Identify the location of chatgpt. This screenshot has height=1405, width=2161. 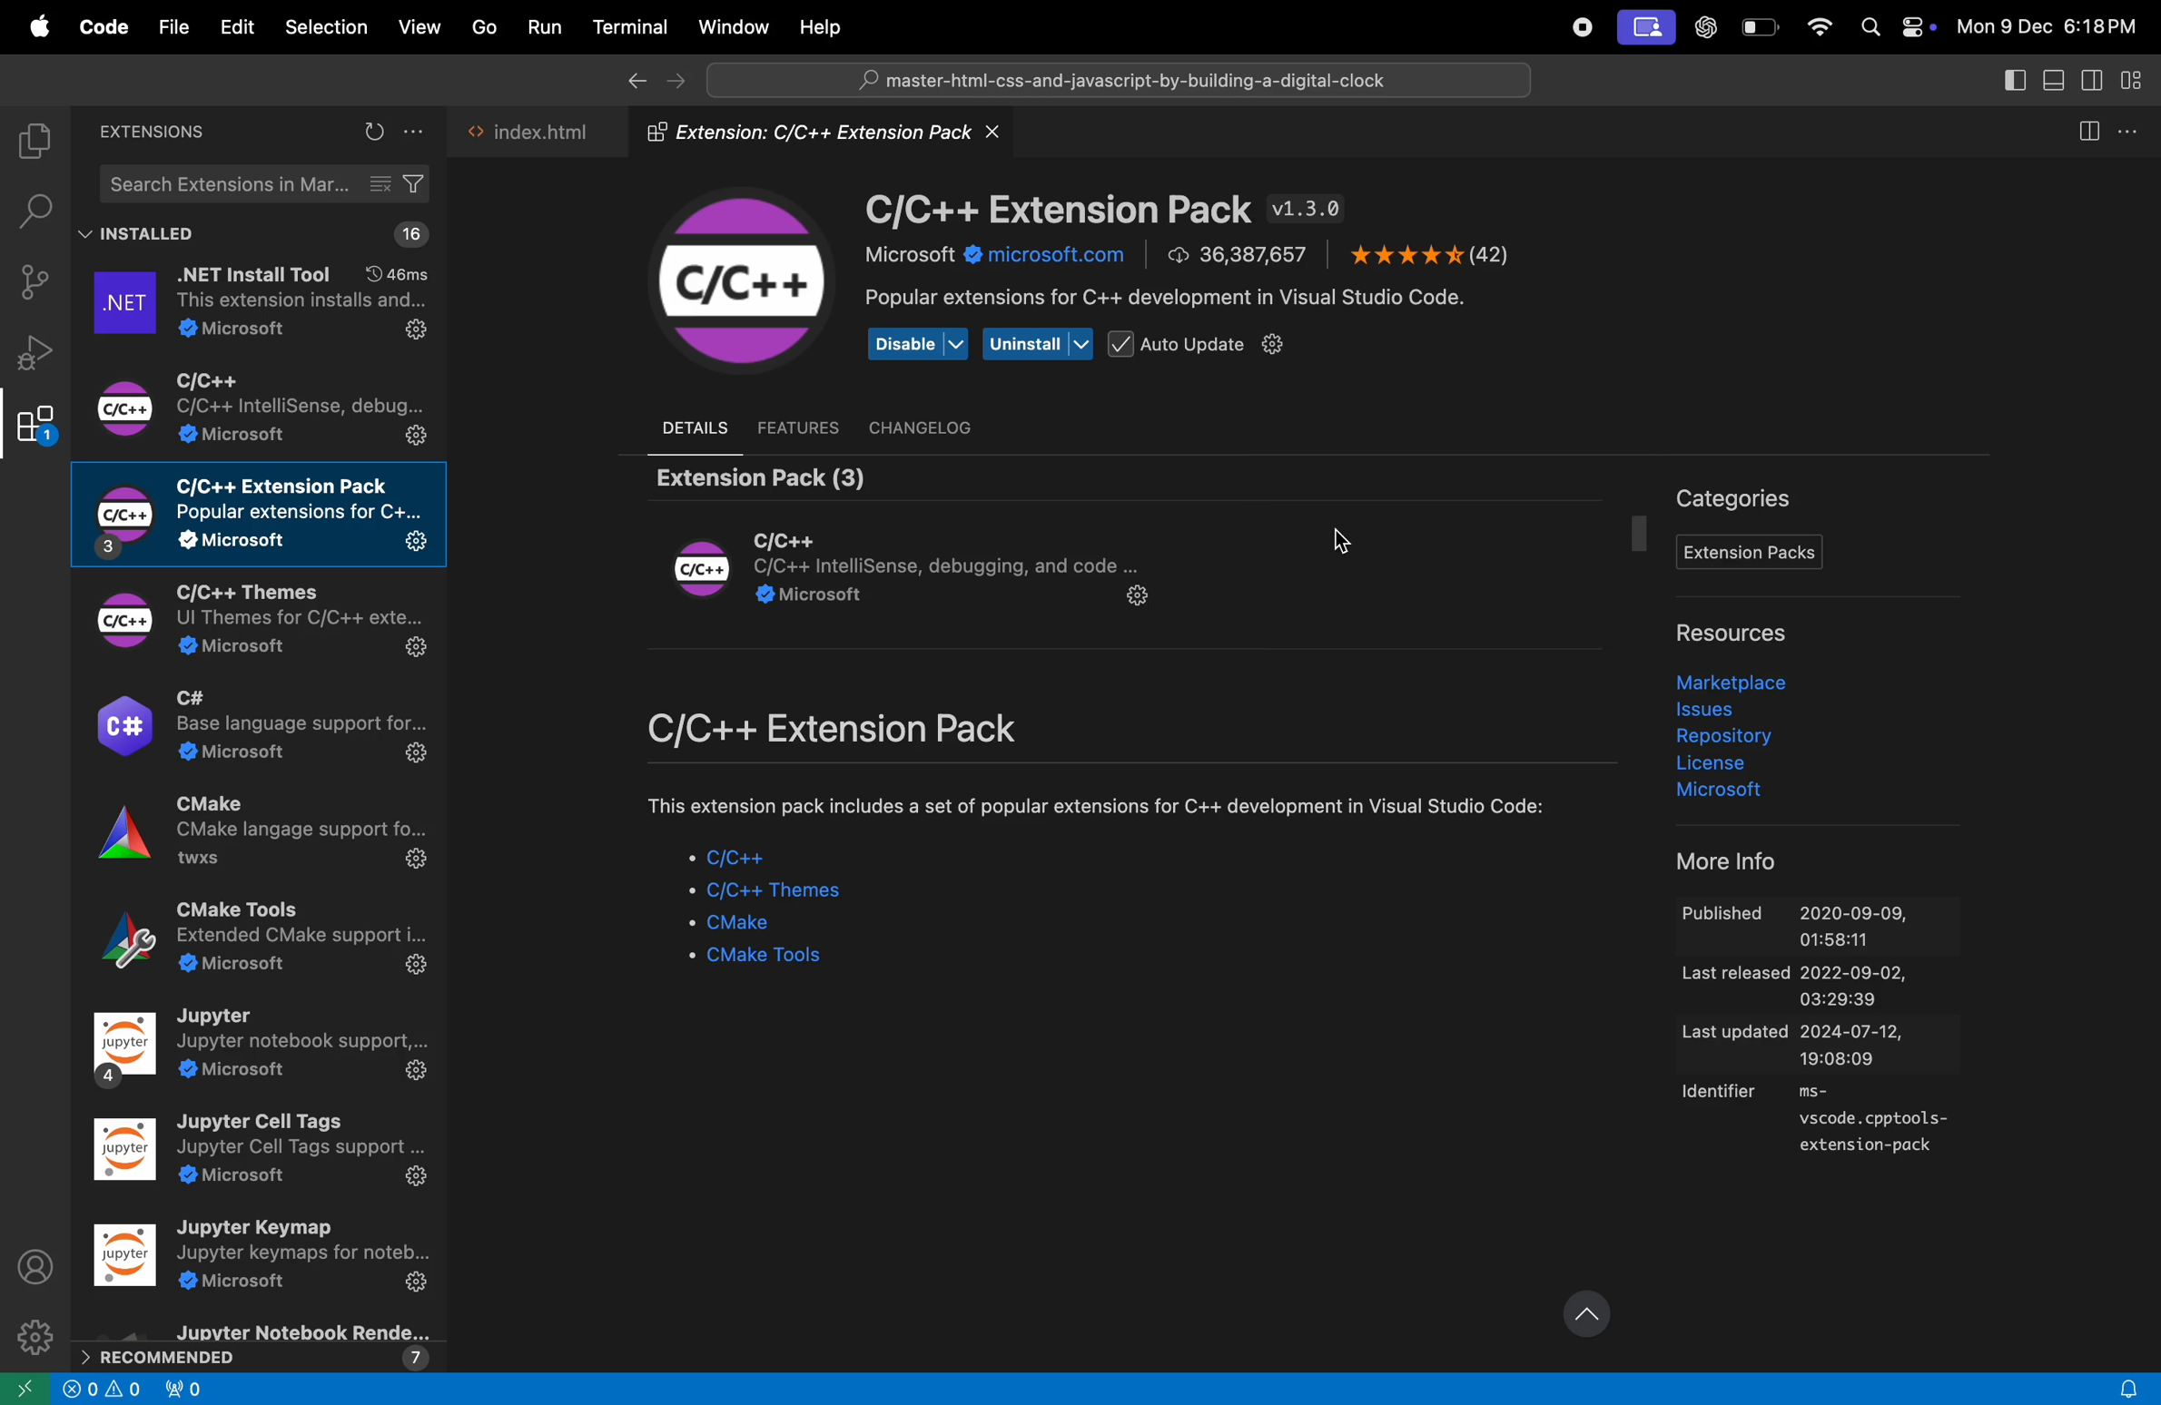
(1708, 29).